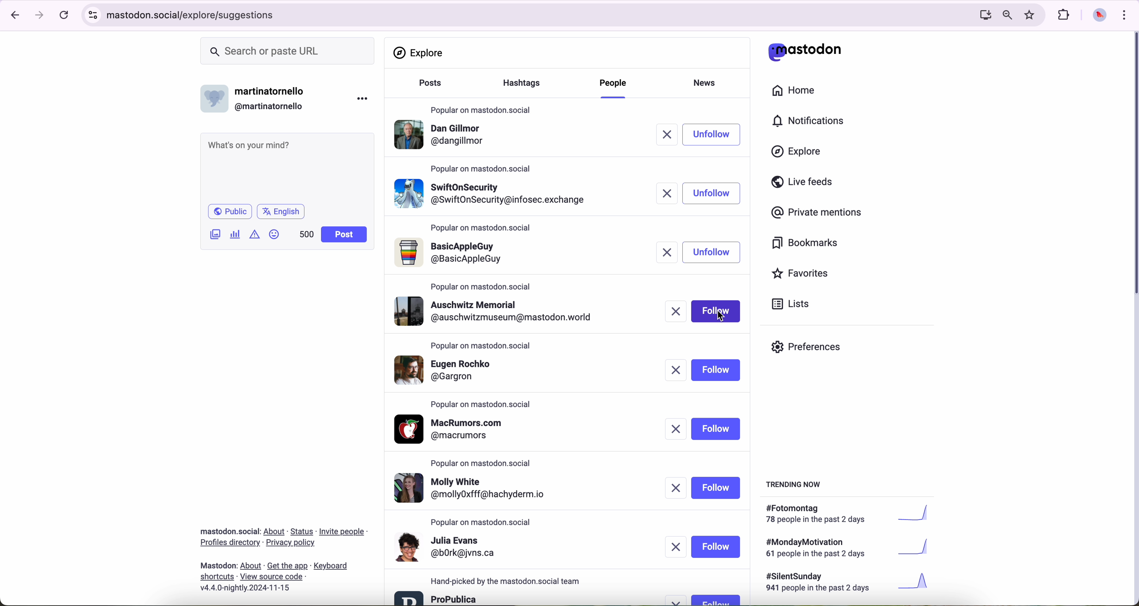 The width and height of the screenshot is (1139, 606). Describe the element at coordinates (1065, 15) in the screenshot. I see `extensions` at that location.